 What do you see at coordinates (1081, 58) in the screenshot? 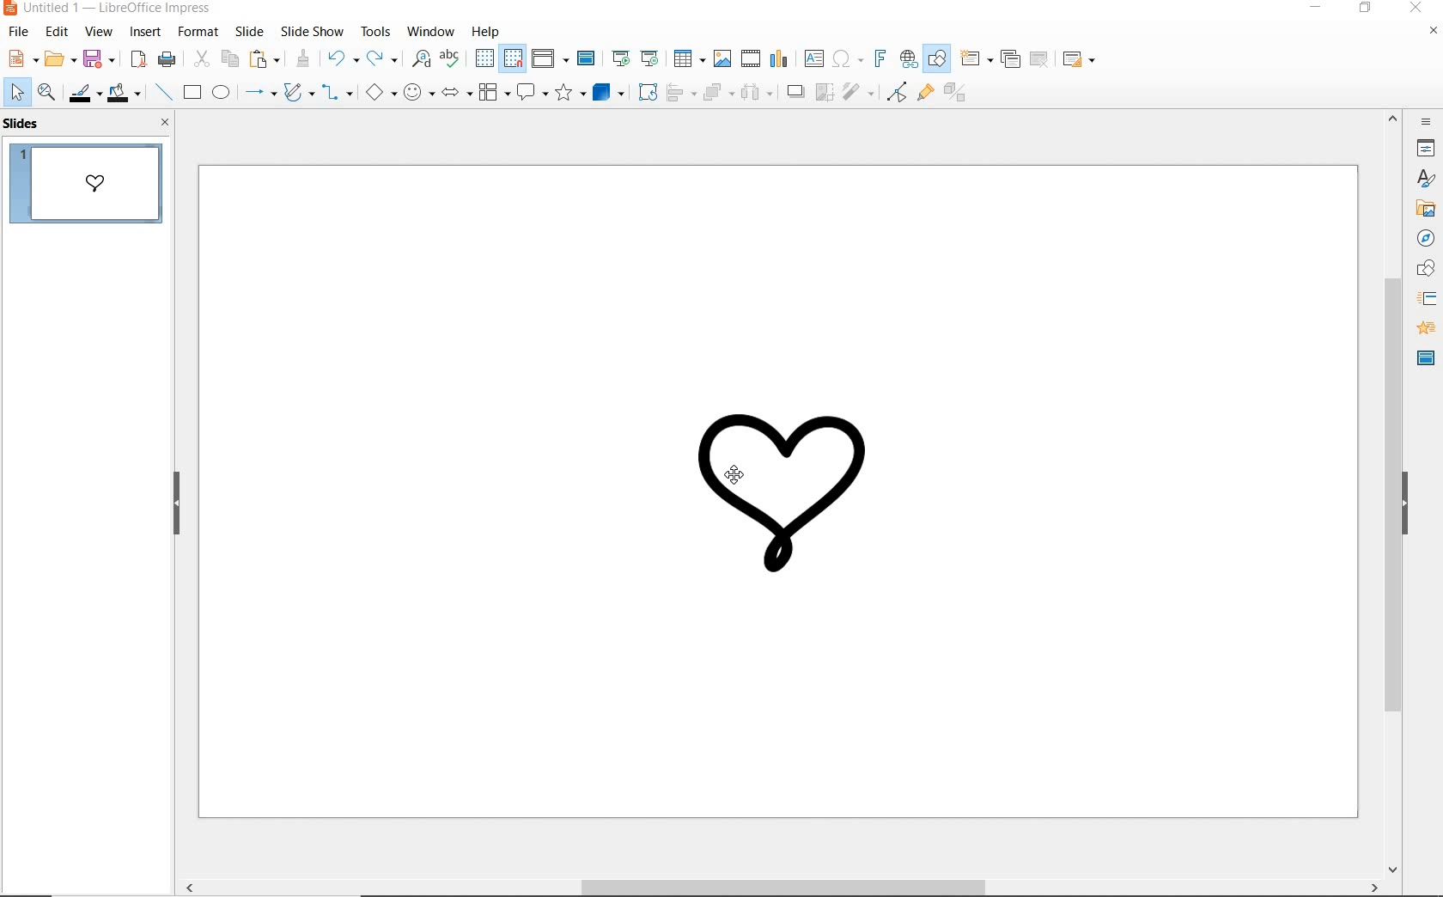
I see `slide layout` at bounding box center [1081, 58].